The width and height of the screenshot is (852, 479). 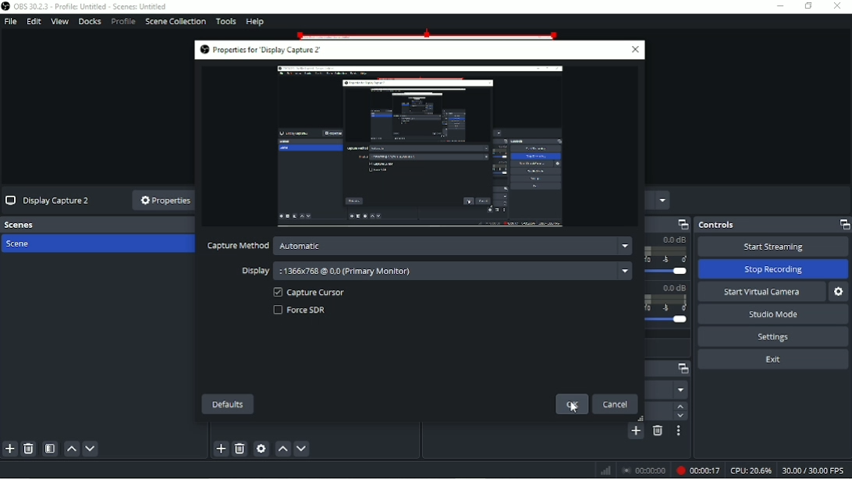 I want to click on Open scene filters, so click(x=50, y=449).